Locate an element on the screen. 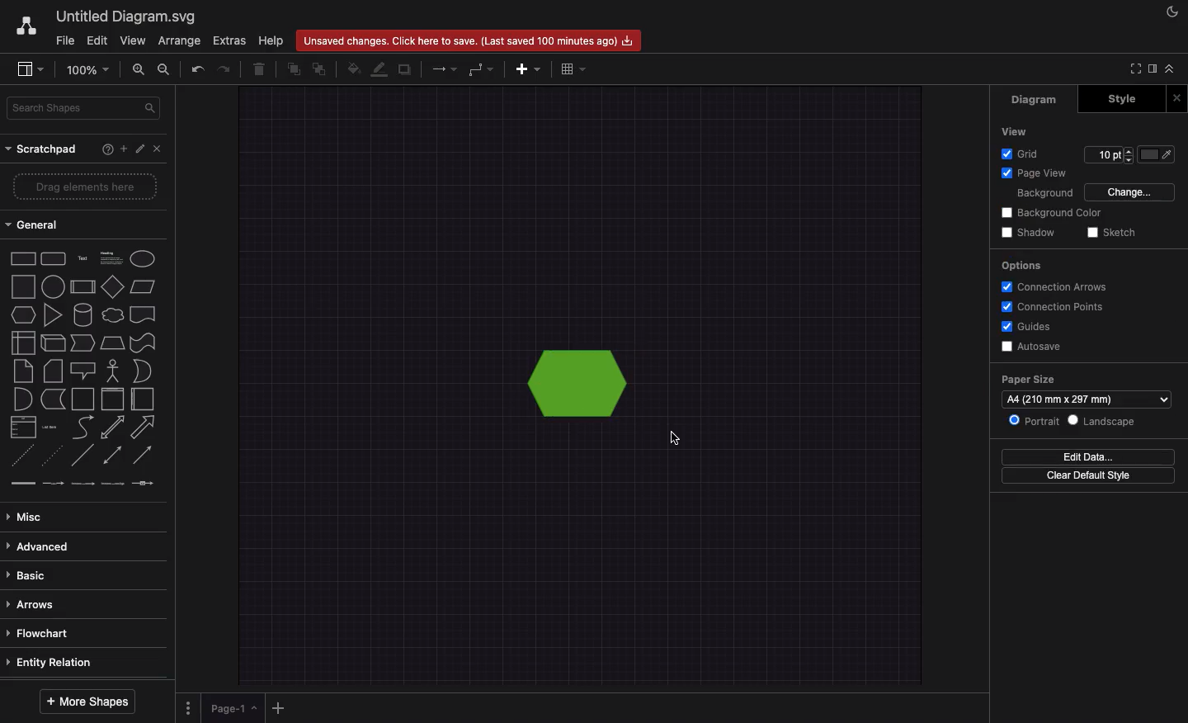  Fill  is located at coordinates (352, 69).